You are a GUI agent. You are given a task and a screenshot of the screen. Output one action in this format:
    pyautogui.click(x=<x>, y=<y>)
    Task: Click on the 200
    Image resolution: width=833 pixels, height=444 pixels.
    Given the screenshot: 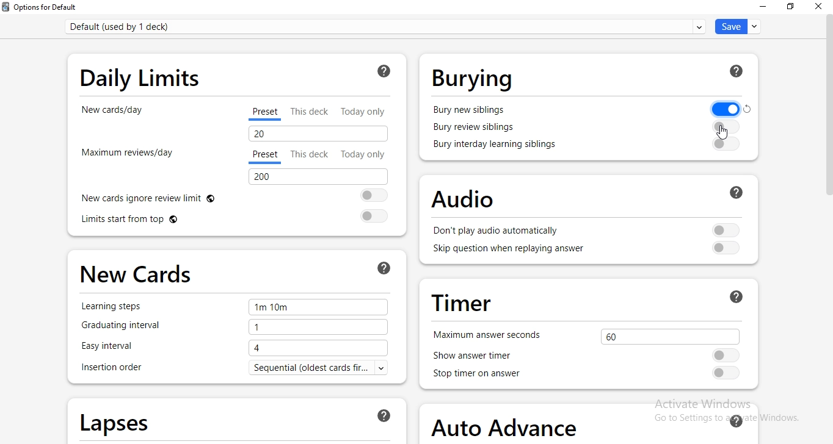 What is the action you would take?
    pyautogui.click(x=317, y=177)
    